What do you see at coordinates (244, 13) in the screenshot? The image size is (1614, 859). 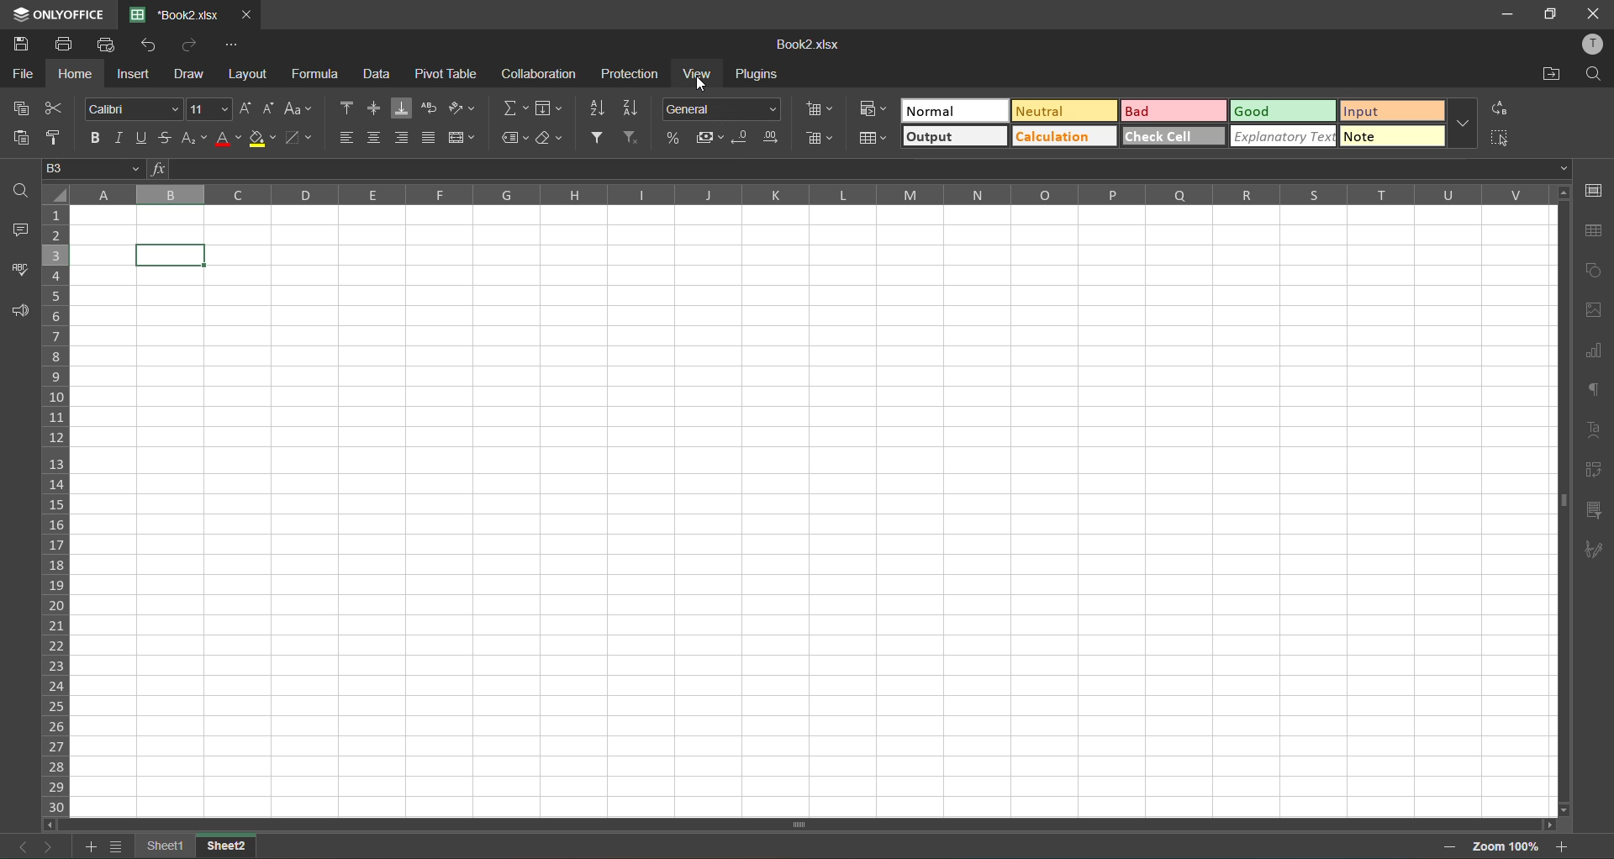 I see `close tab` at bounding box center [244, 13].